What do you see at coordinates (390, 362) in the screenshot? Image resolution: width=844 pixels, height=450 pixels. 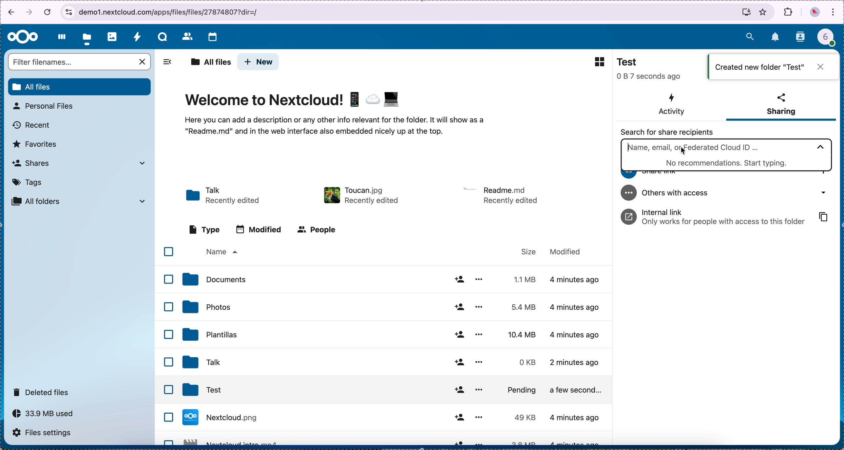 I see `Talk` at bounding box center [390, 362].